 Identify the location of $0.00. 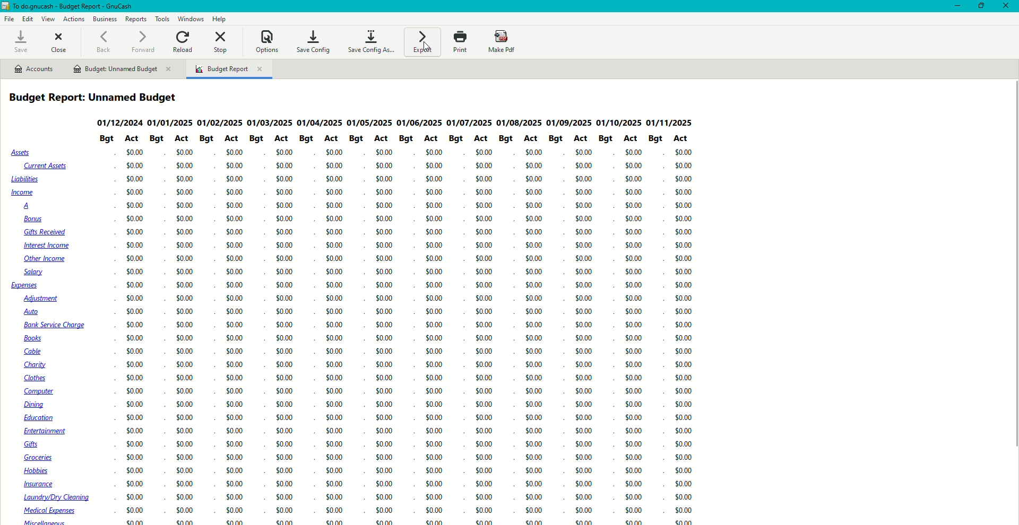
(237, 379).